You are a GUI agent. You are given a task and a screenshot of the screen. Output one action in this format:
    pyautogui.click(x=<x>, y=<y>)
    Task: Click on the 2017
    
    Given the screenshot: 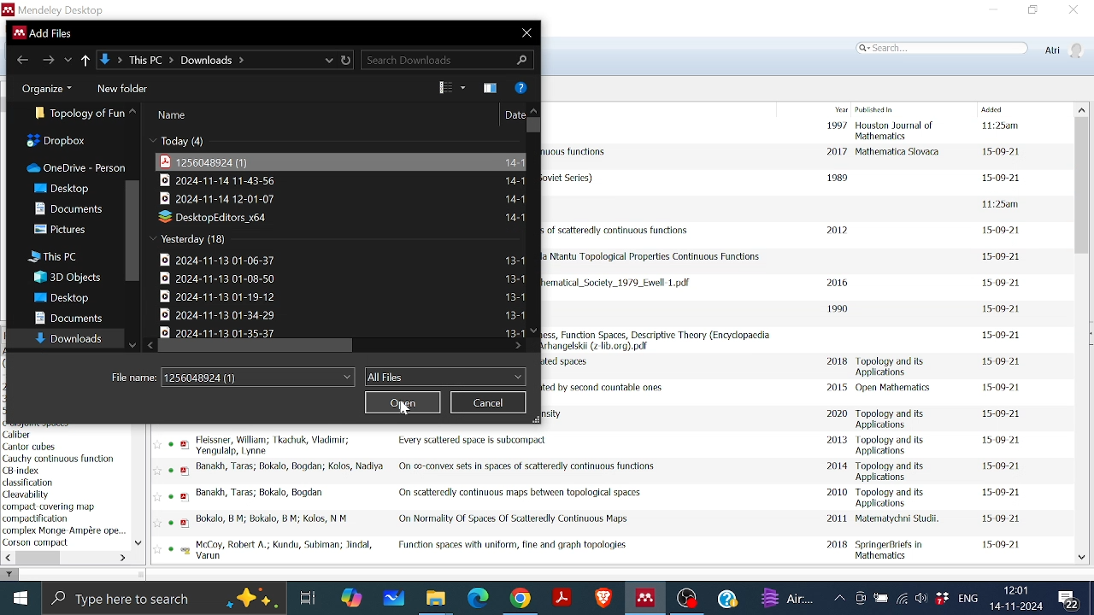 What is the action you would take?
    pyautogui.click(x=834, y=152)
    